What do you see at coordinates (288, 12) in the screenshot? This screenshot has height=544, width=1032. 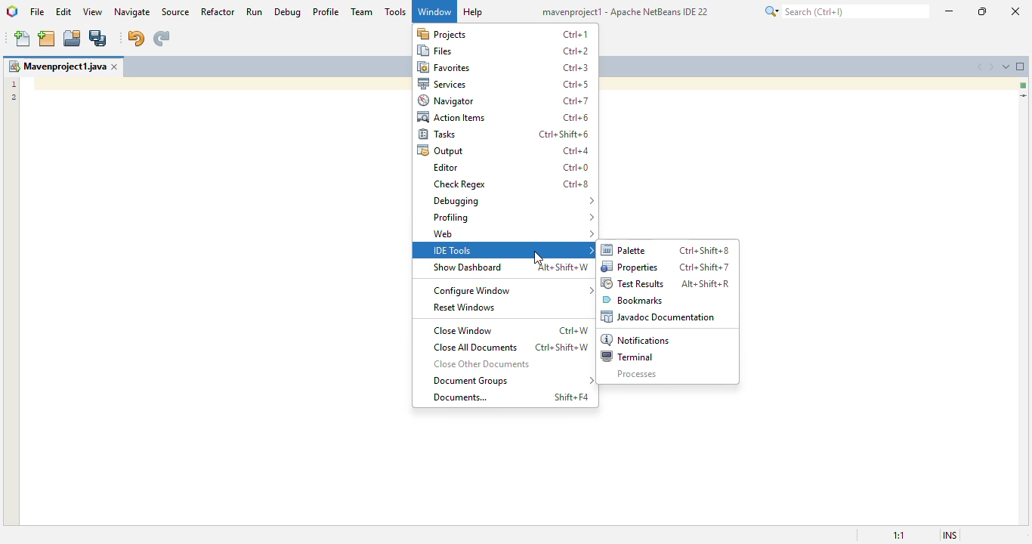 I see `debug` at bounding box center [288, 12].